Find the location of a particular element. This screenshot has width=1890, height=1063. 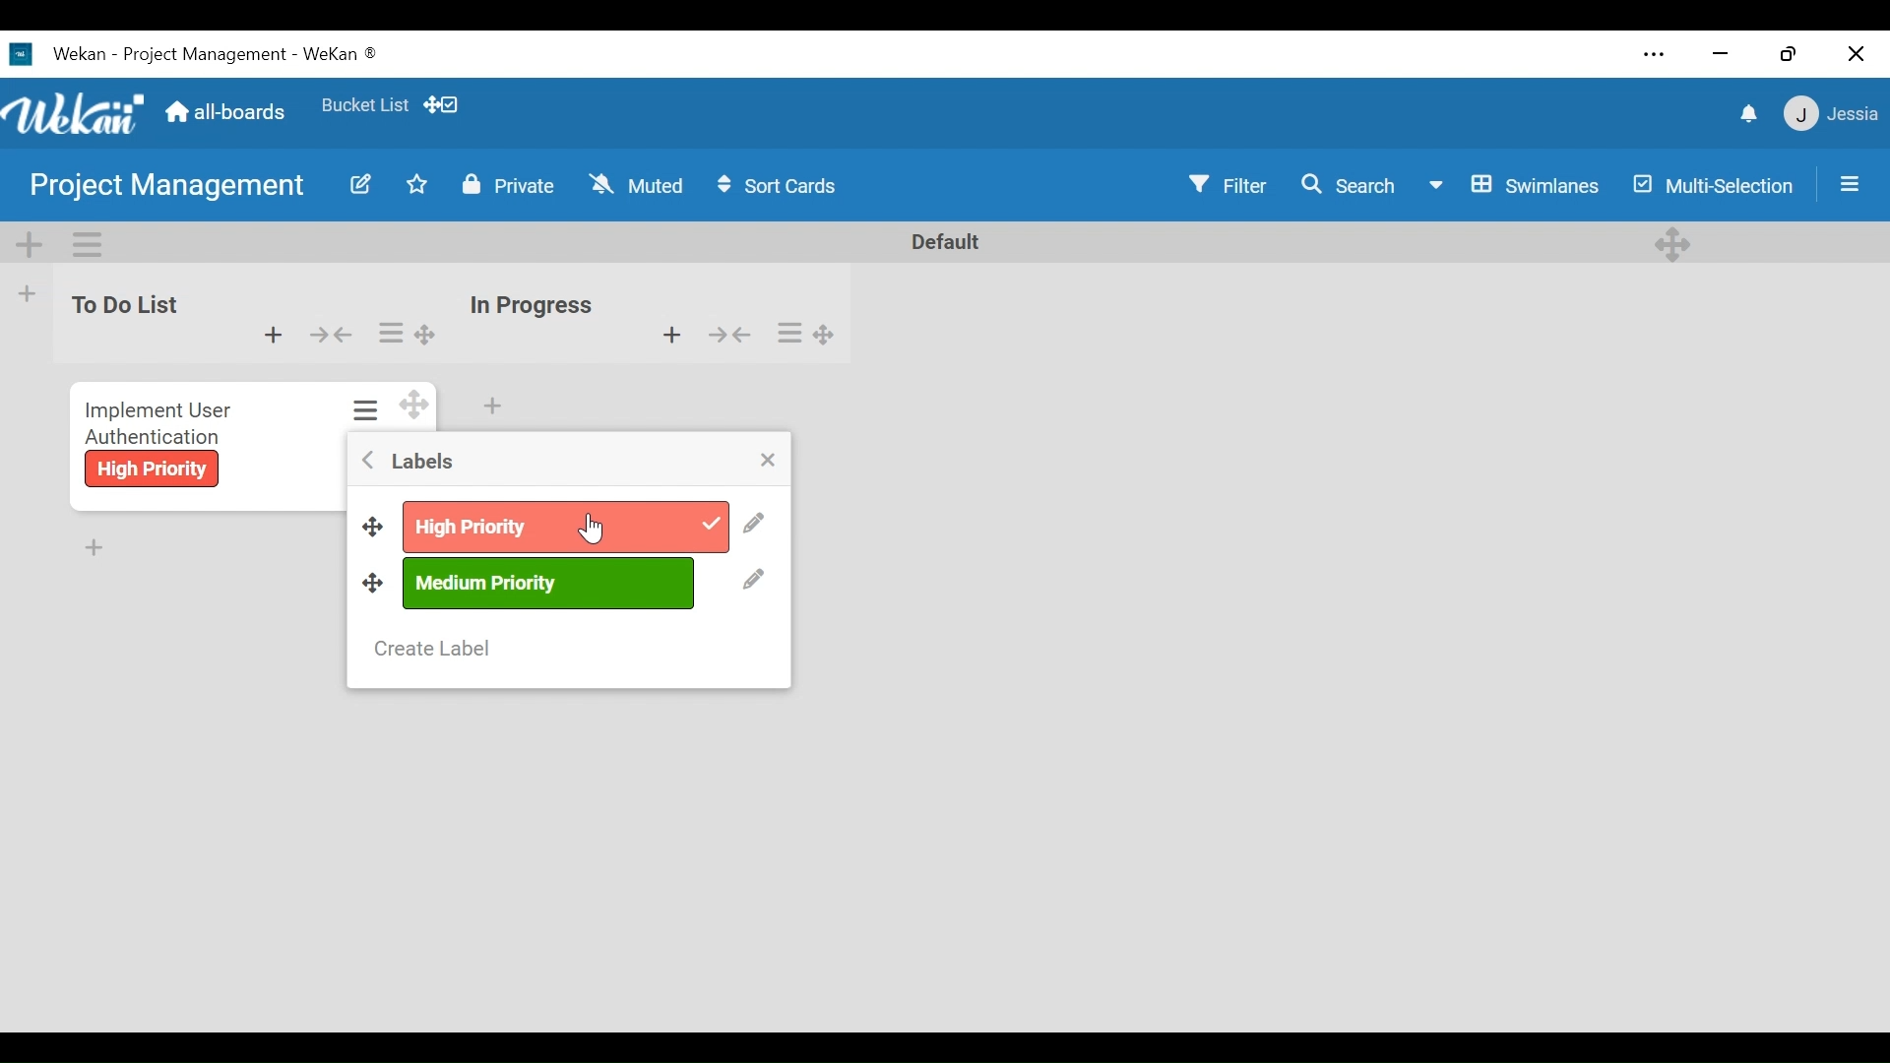

edit is located at coordinates (358, 188).